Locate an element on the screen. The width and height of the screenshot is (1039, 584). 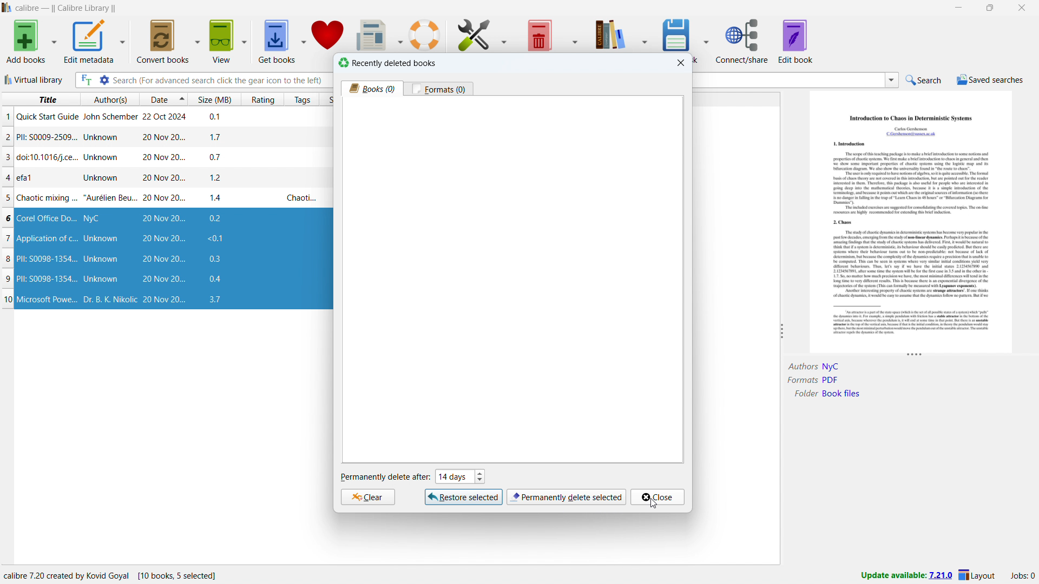
cursor is located at coordinates (654, 503).